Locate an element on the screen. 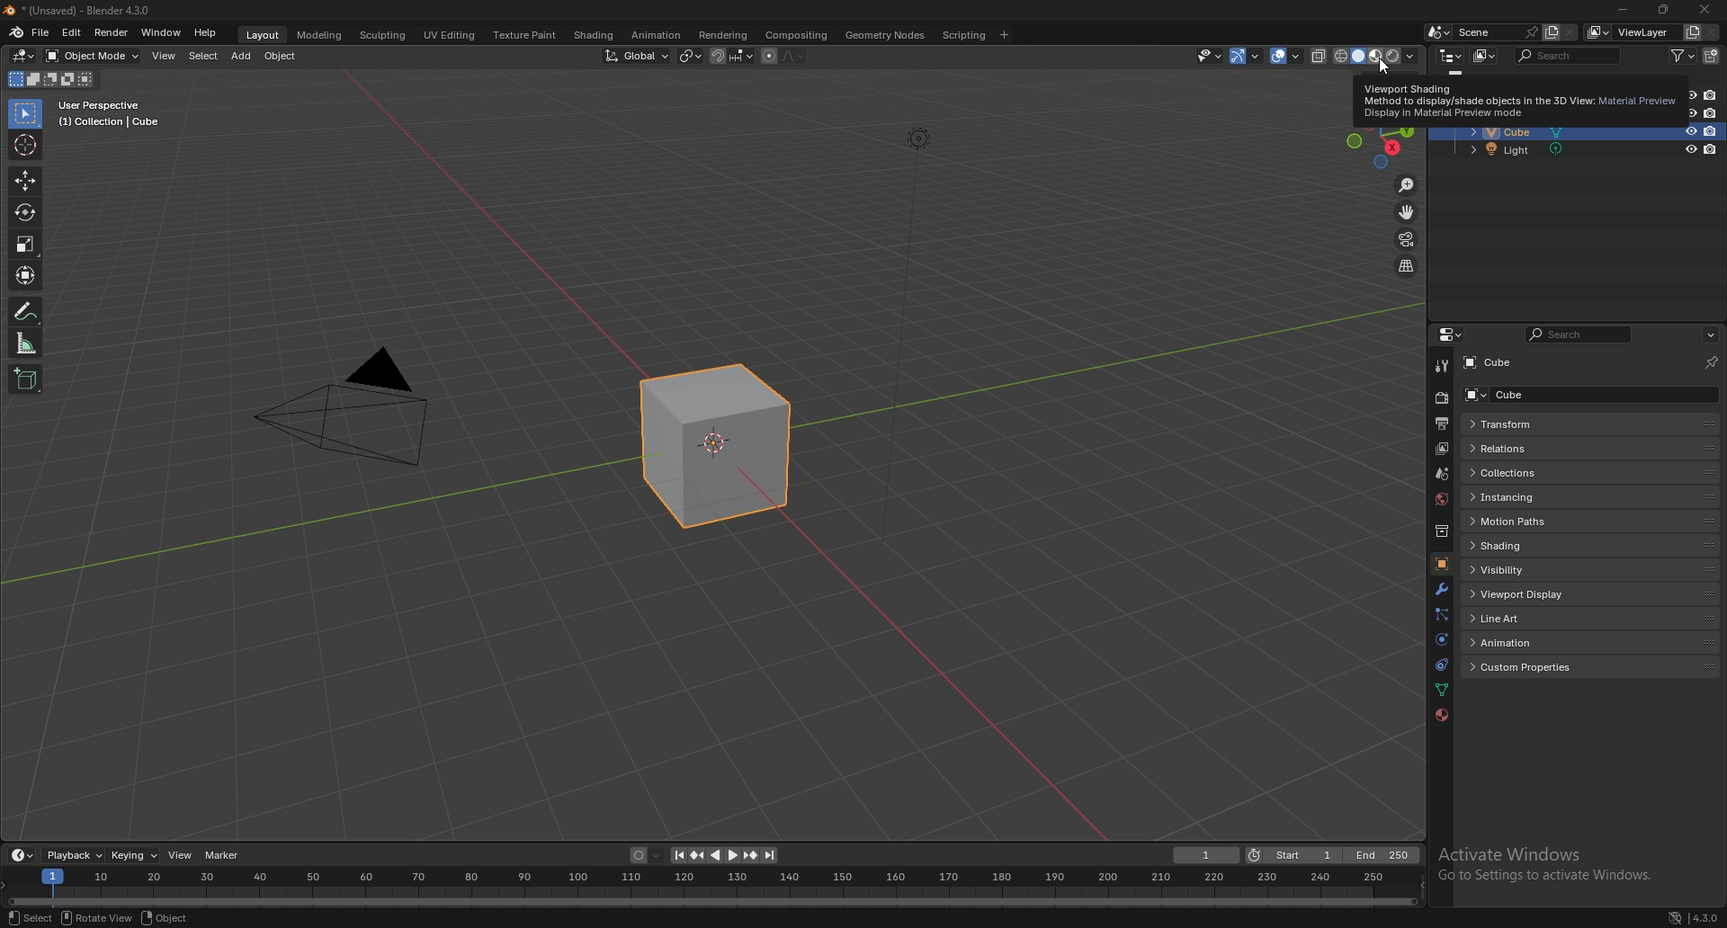 The height and width of the screenshot is (928, 1727). window is located at coordinates (160, 32).